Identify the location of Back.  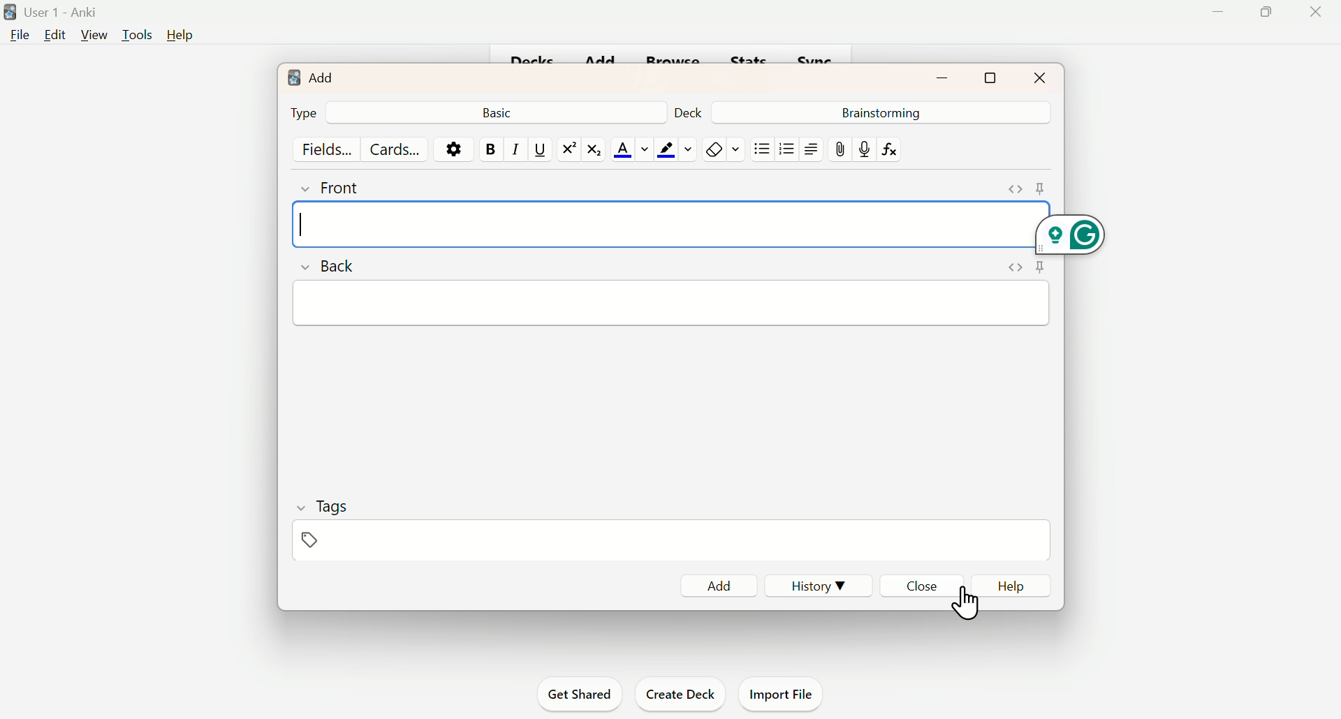
(332, 265).